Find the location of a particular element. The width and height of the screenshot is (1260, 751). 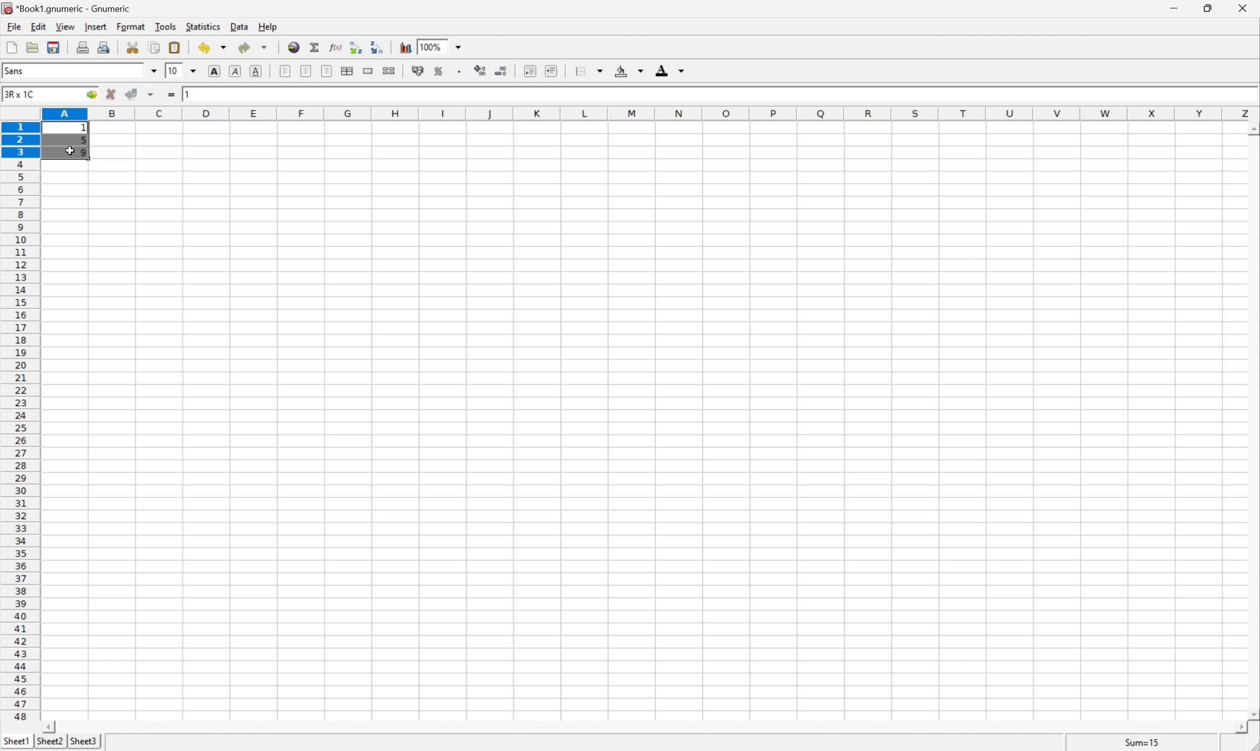

tools is located at coordinates (166, 26).